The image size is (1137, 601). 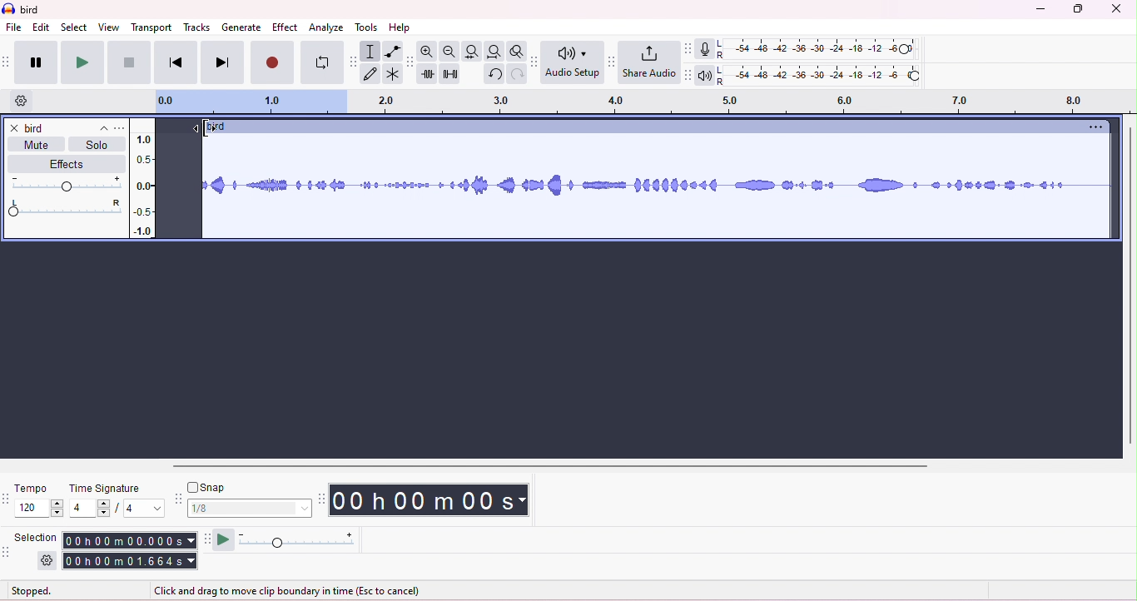 I want to click on time signature, so click(x=104, y=489).